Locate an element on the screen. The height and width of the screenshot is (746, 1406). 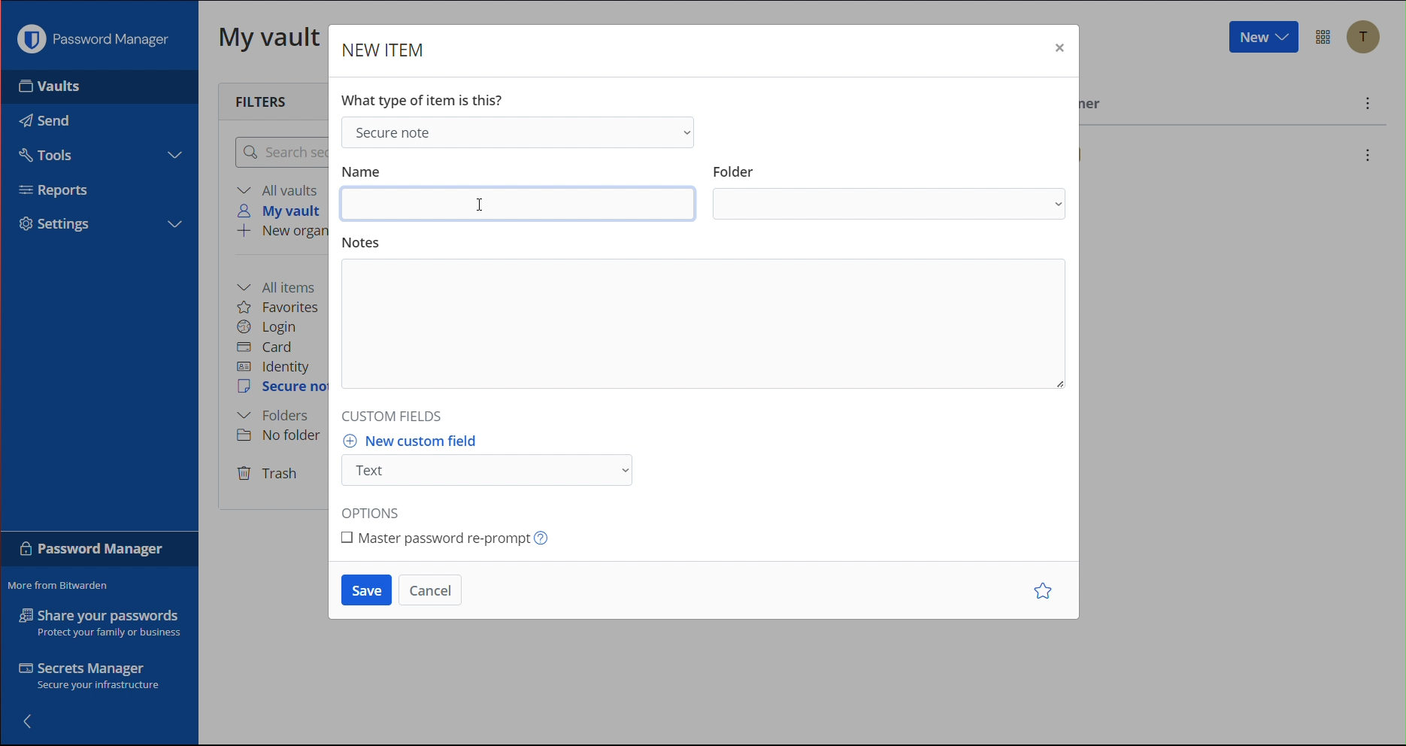
New custom field is located at coordinates (418, 441).